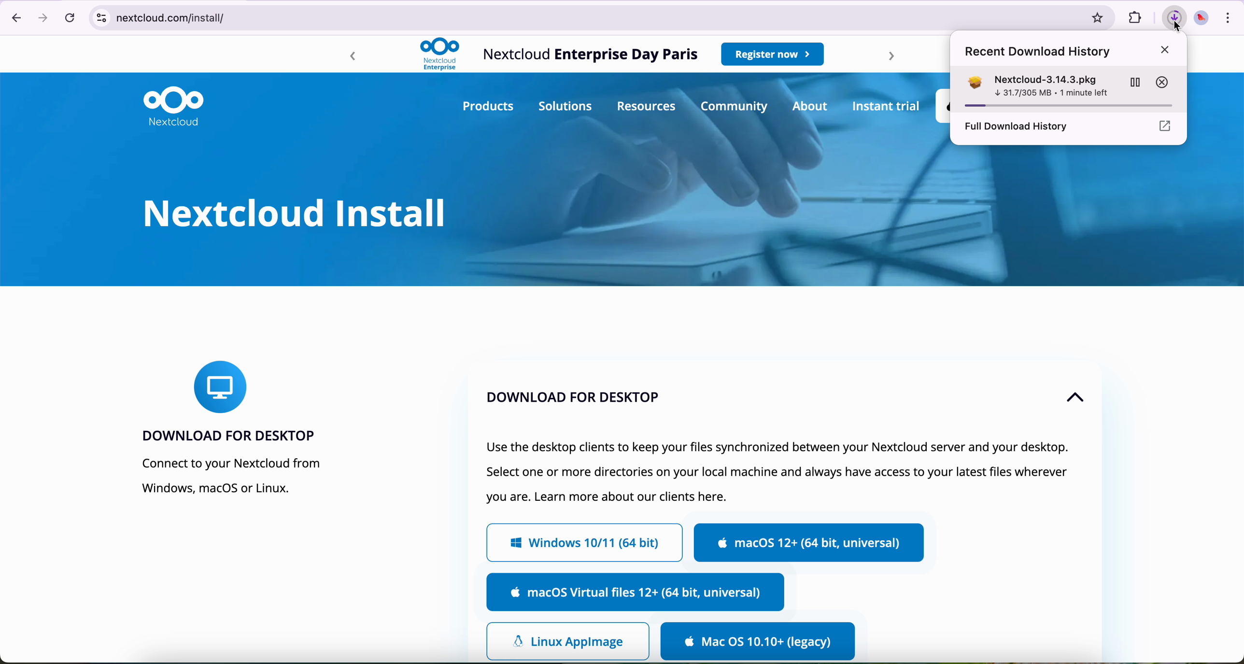 The width and height of the screenshot is (1244, 664). What do you see at coordinates (589, 54) in the screenshot?
I see `Nextcloud Enterprise Day Paris` at bounding box center [589, 54].